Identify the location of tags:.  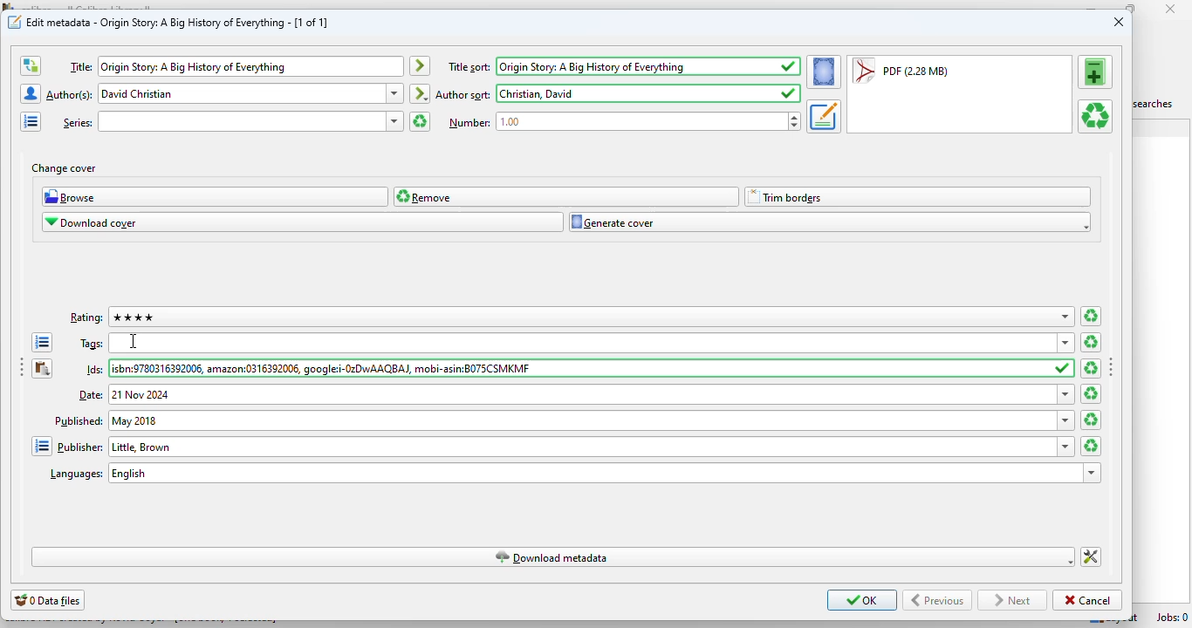
(580, 342).